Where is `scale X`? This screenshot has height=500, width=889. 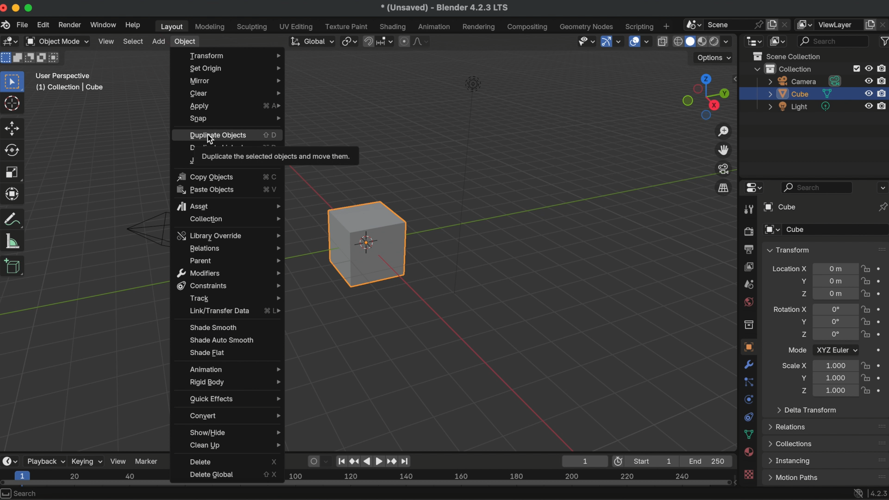
scale X is located at coordinates (795, 365).